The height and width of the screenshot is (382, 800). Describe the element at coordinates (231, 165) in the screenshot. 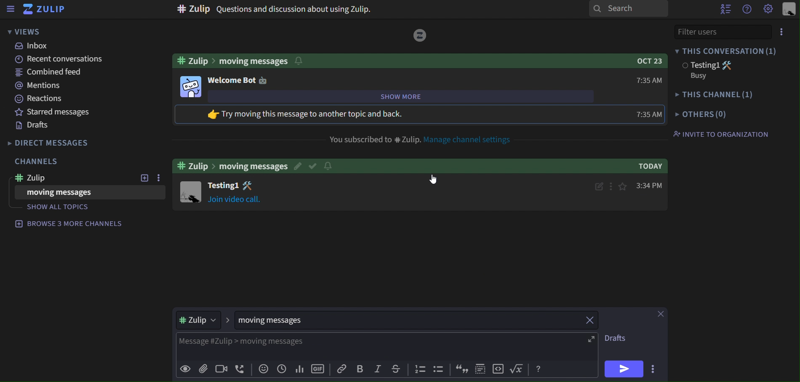

I see `# Zulip > moving messages` at that location.